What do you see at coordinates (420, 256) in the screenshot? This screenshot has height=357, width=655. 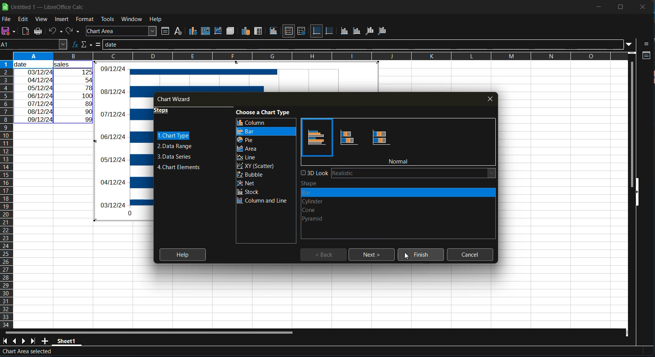 I see `finish` at bounding box center [420, 256].